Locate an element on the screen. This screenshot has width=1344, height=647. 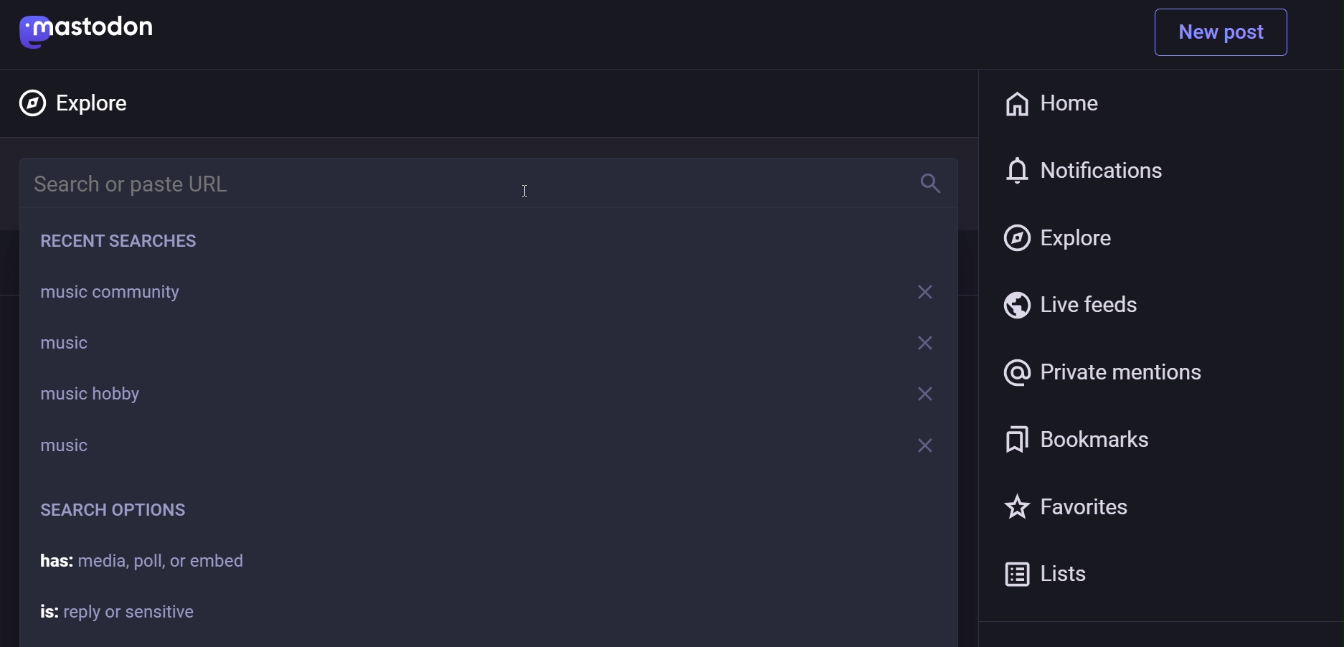
music hobby is located at coordinates (103, 396).